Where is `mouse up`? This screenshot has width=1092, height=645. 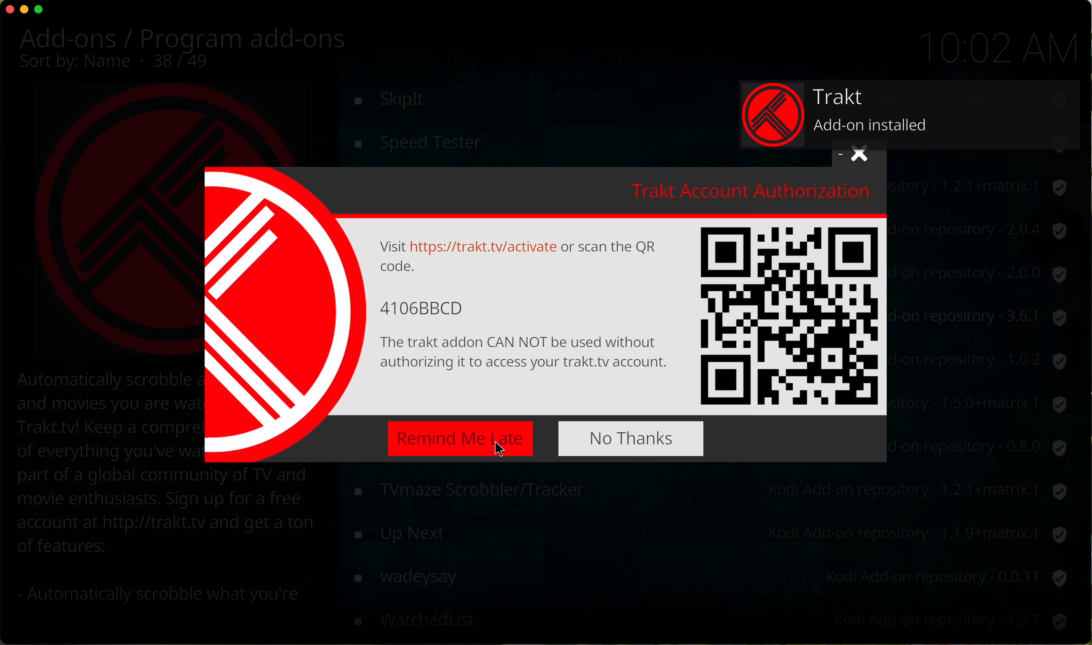 mouse up is located at coordinates (1085, 566).